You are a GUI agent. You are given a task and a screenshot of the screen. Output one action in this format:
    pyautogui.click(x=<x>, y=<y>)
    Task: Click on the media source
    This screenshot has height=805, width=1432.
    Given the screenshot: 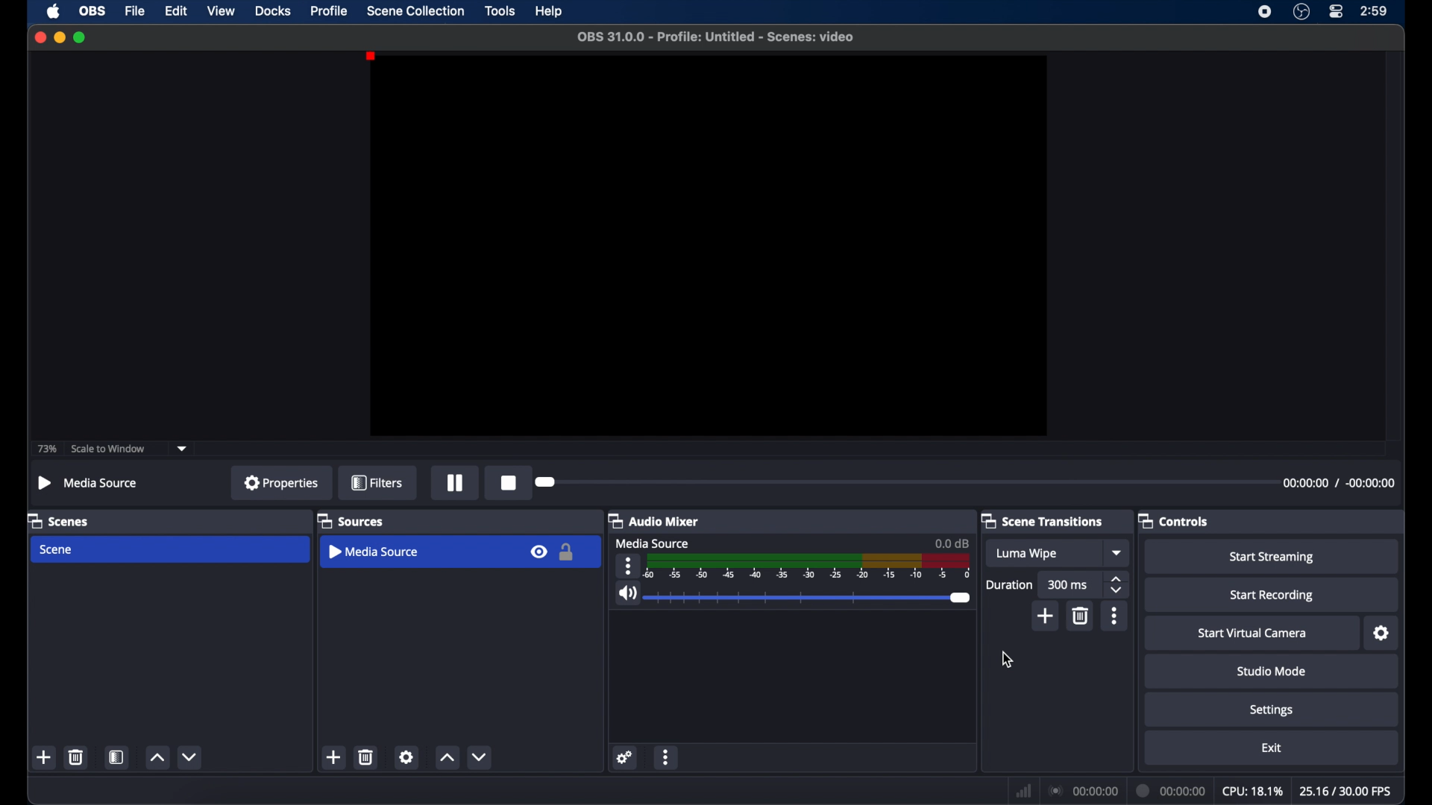 What is the action you would take?
    pyautogui.click(x=653, y=544)
    